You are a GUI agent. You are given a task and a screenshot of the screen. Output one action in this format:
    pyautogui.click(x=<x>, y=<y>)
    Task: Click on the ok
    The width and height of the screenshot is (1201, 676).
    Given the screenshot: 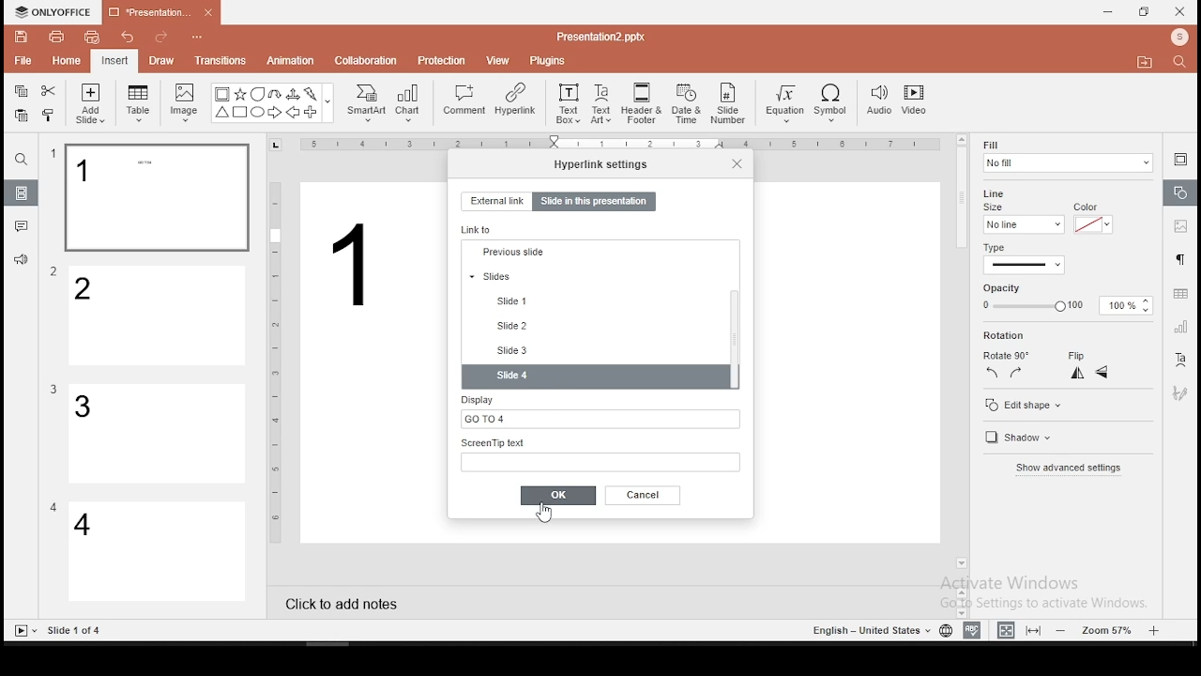 What is the action you would take?
    pyautogui.click(x=558, y=495)
    